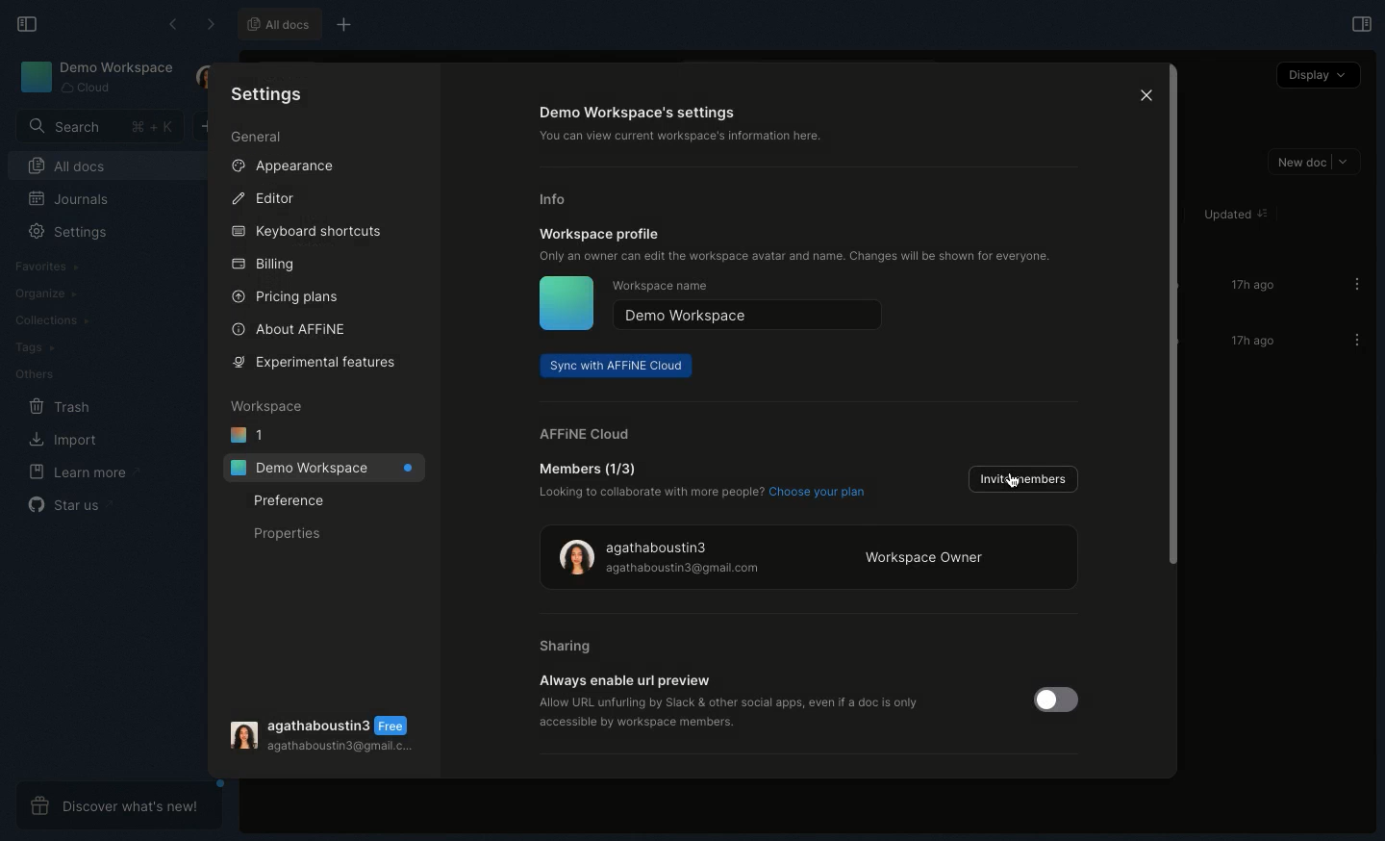 This screenshot has height=841, width=1385. Describe the element at coordinates (70, 231) in the screenshot. I see `Settings` at that location.